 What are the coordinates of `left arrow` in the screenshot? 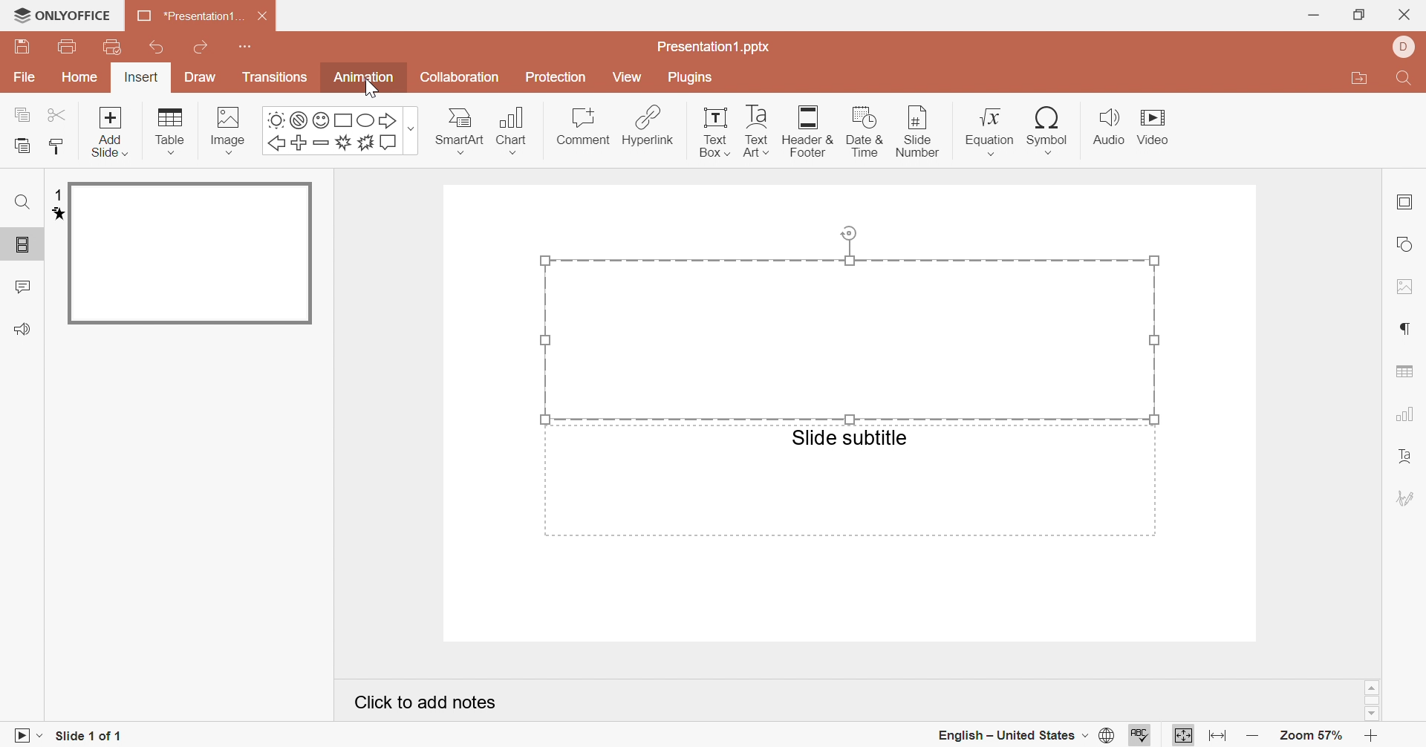 It's located at (275, 145).